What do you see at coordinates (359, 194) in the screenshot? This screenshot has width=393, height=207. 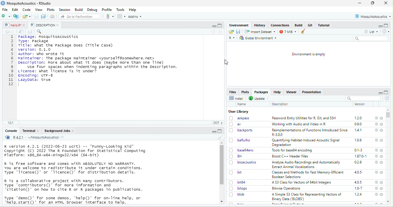 I see `1.2.4` at bounding box center [359, 194].